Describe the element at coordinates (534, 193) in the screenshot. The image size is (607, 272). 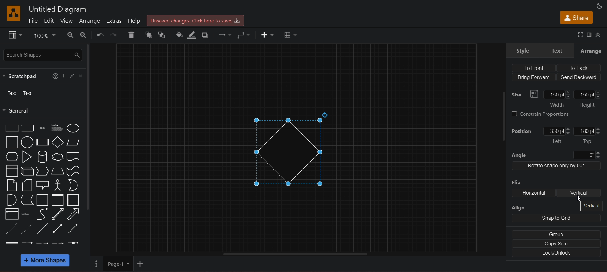
I see `horizontal` at that location.